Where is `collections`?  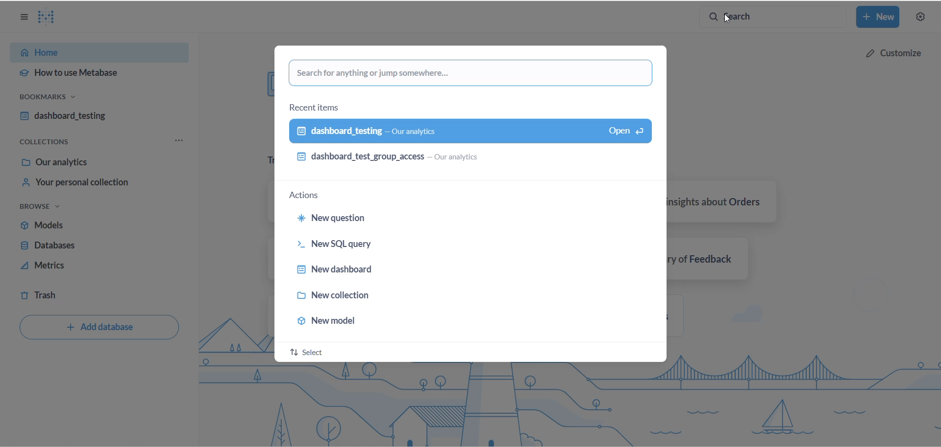
collections is located at coordinates (51, 142).